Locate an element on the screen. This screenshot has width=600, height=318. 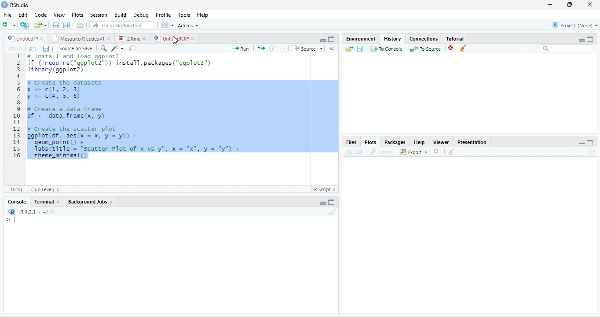
Build is located at coordinates (120, 14).